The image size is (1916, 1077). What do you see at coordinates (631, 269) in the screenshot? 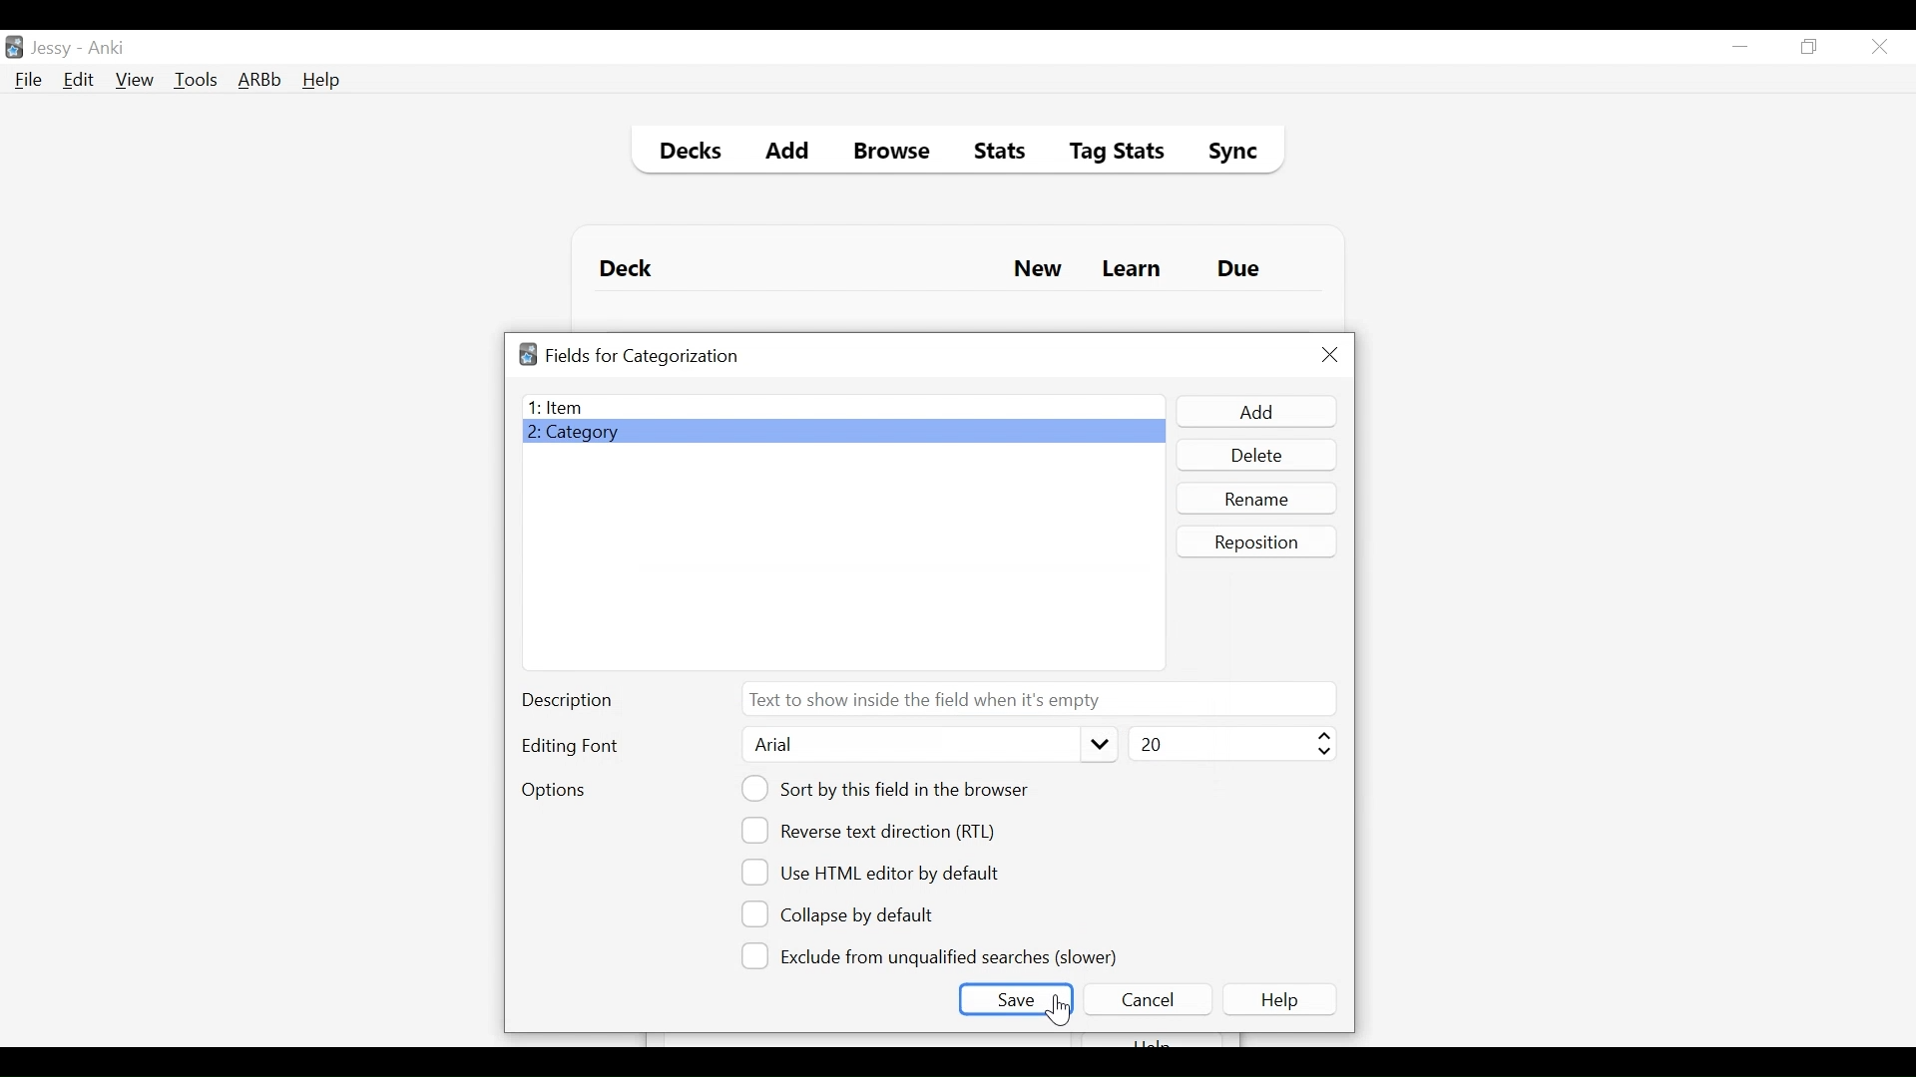
I see `Deck` at bounding box center [631, 269].